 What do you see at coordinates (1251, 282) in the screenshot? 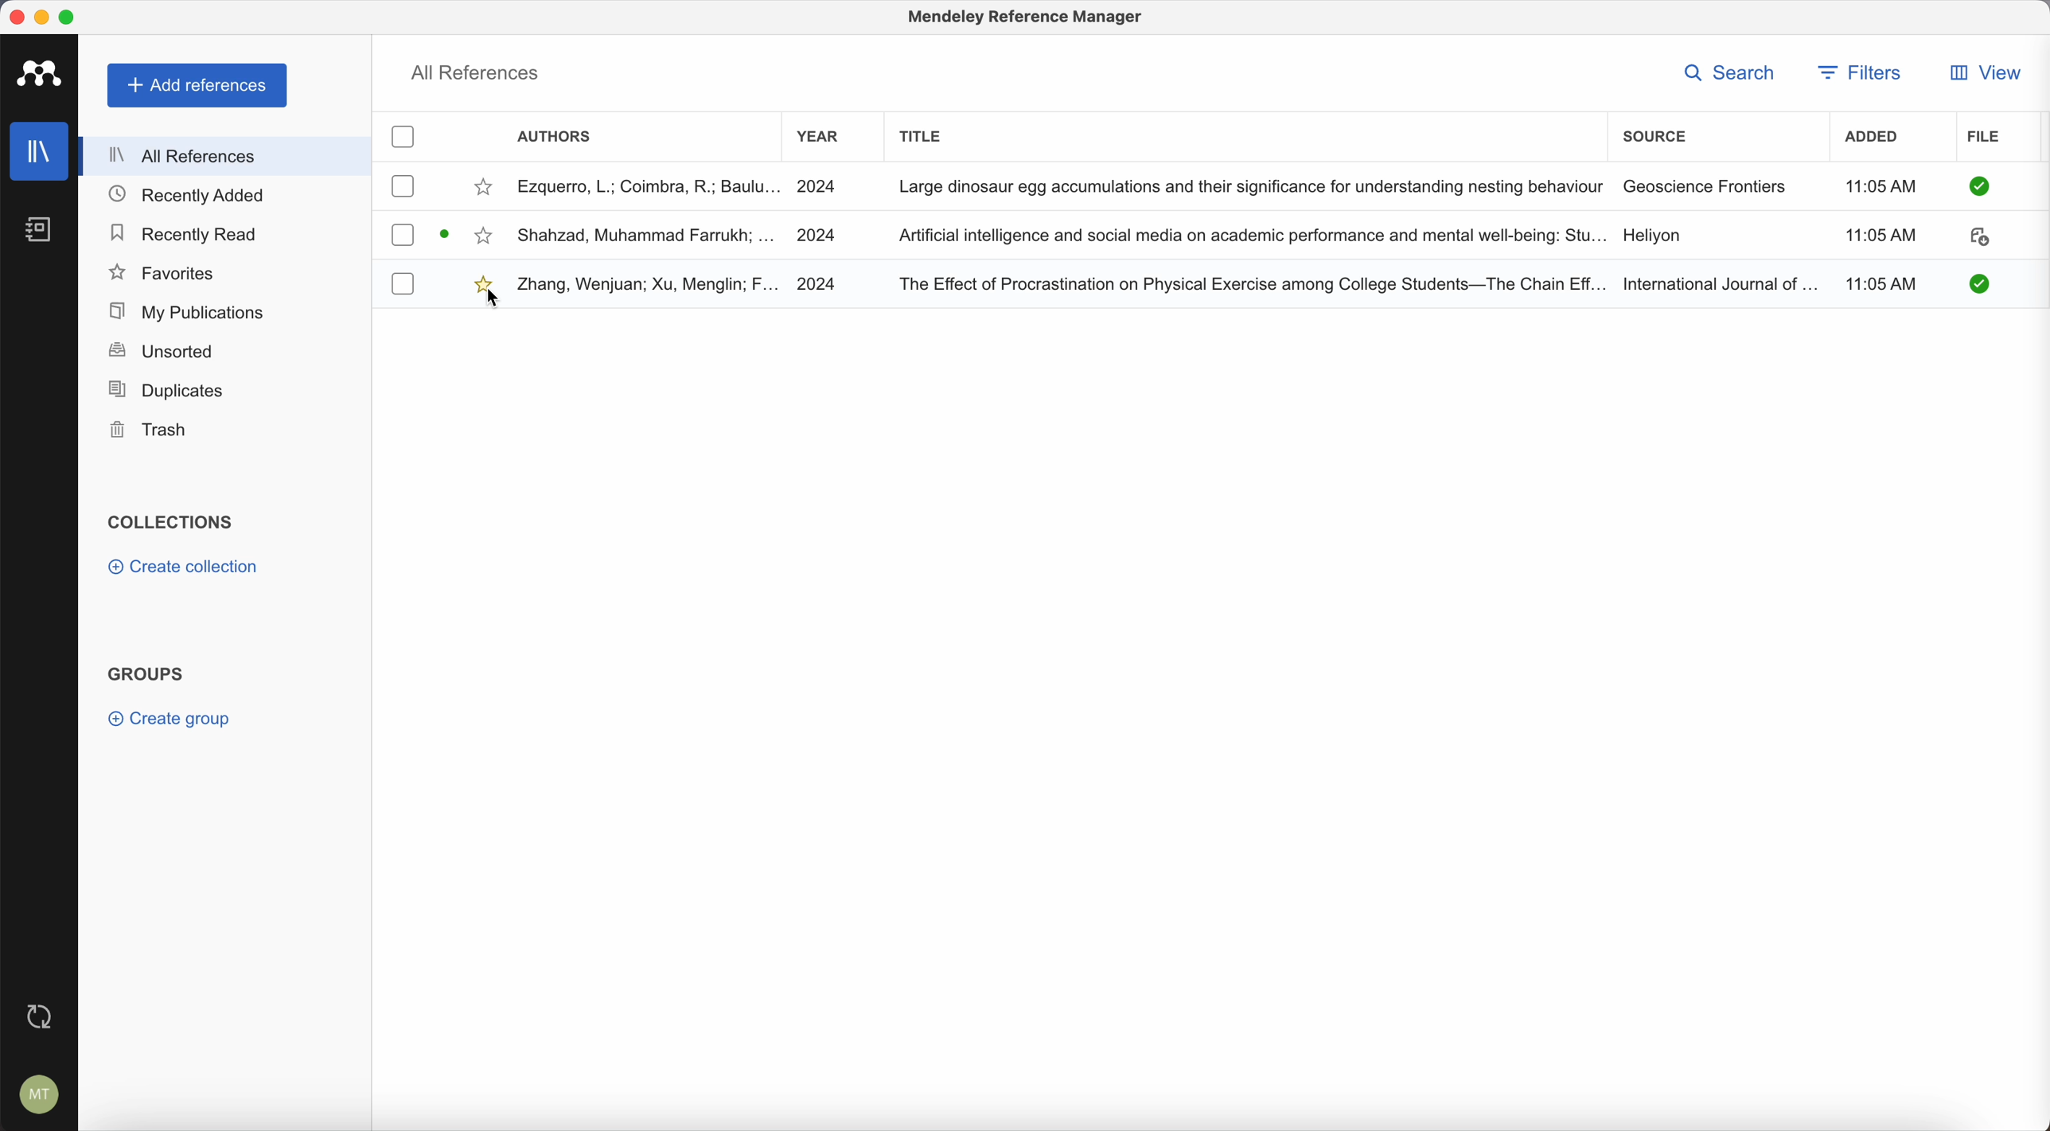
I see `The Effect of Procastination on phtysical exercise college students - The Chain Eff...` at bounding box center [1251, 282].